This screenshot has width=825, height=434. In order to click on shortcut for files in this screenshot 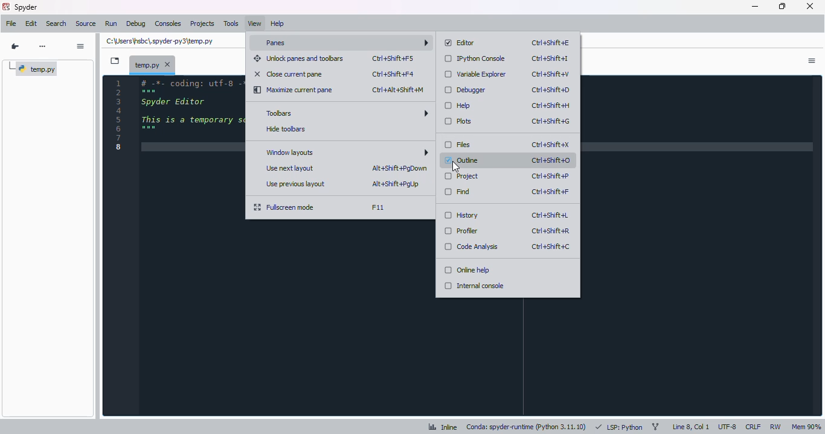, I will do `click(550, 145)`.